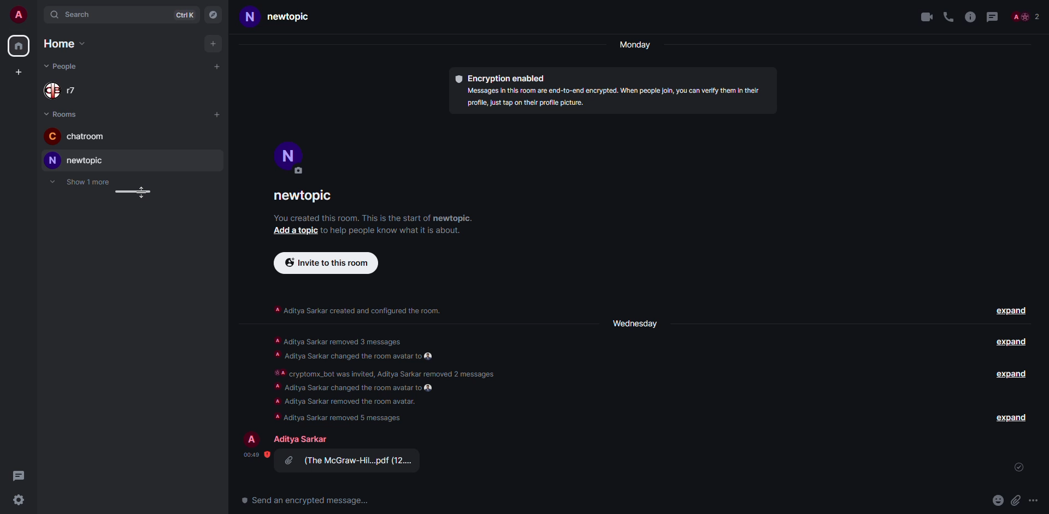  I want to click on people, so click(63, 66).